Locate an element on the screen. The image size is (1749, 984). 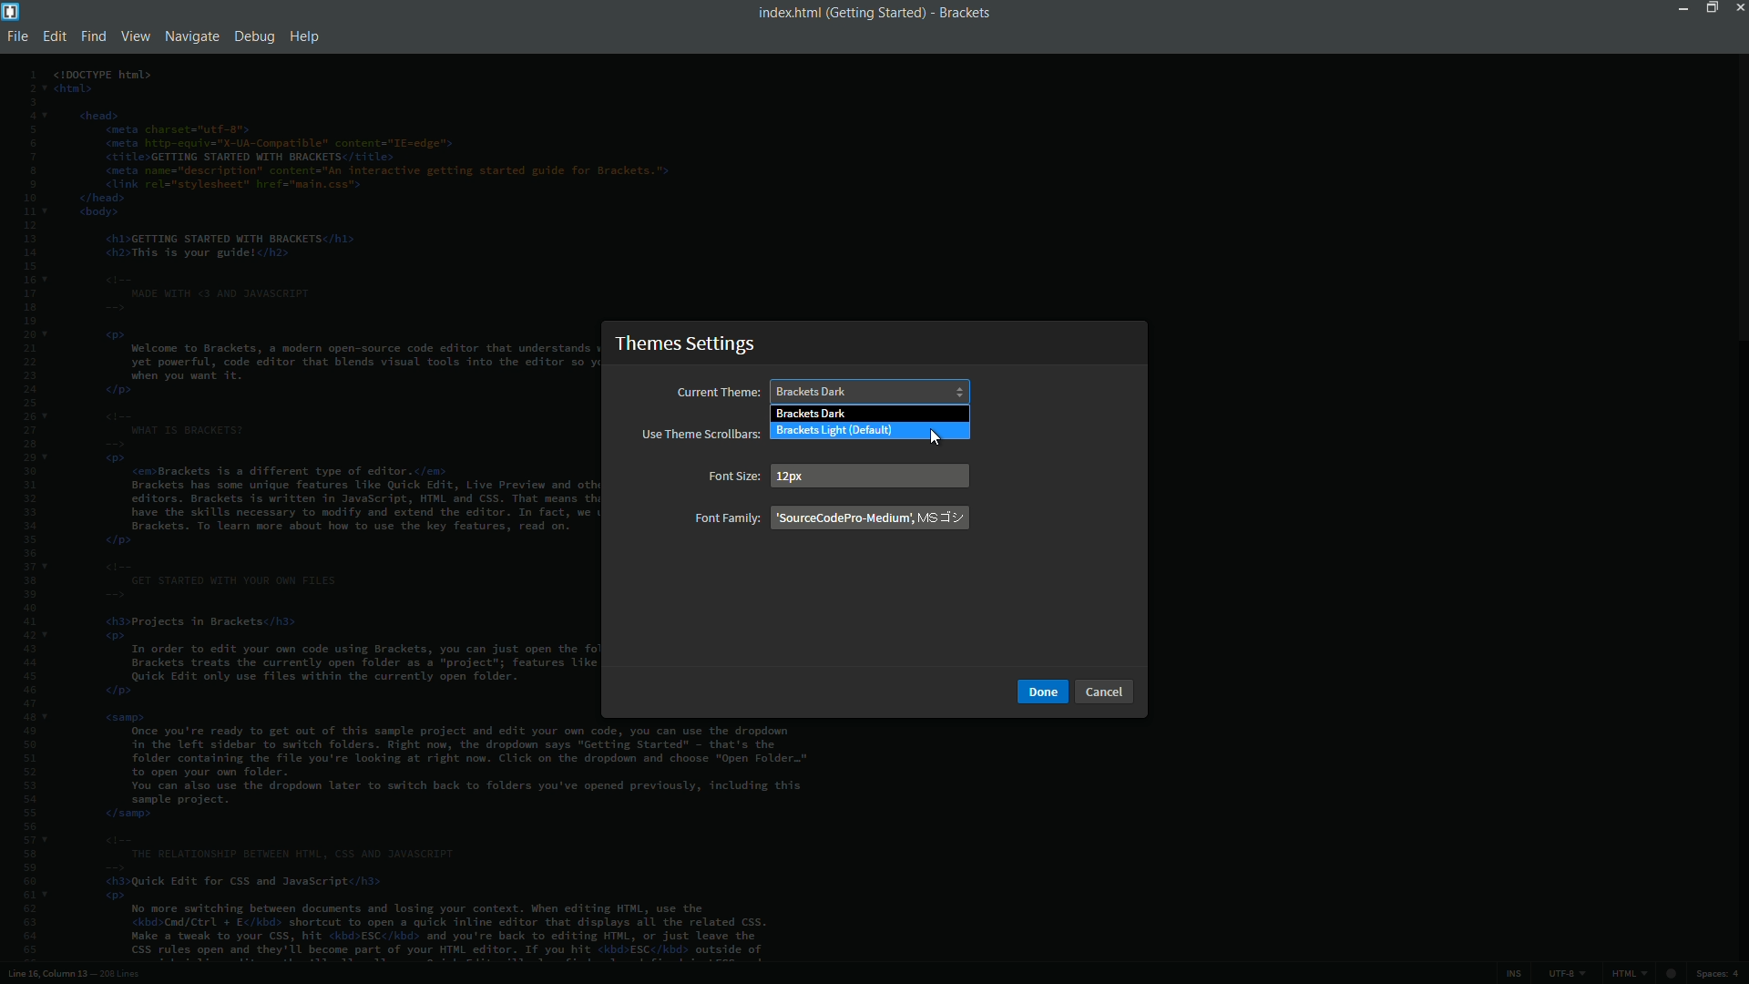
font family is located at coordinates (726, 519).